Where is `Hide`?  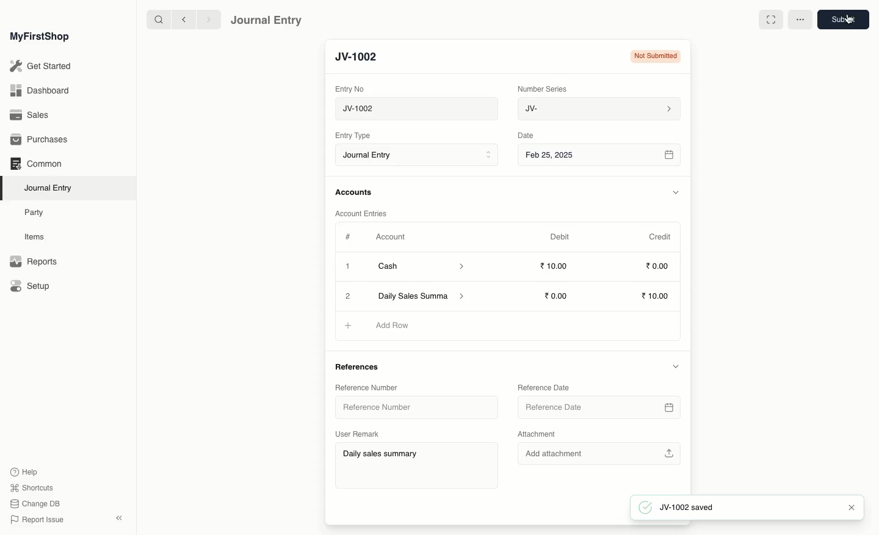 Hide is located at coordinates (675, 366).